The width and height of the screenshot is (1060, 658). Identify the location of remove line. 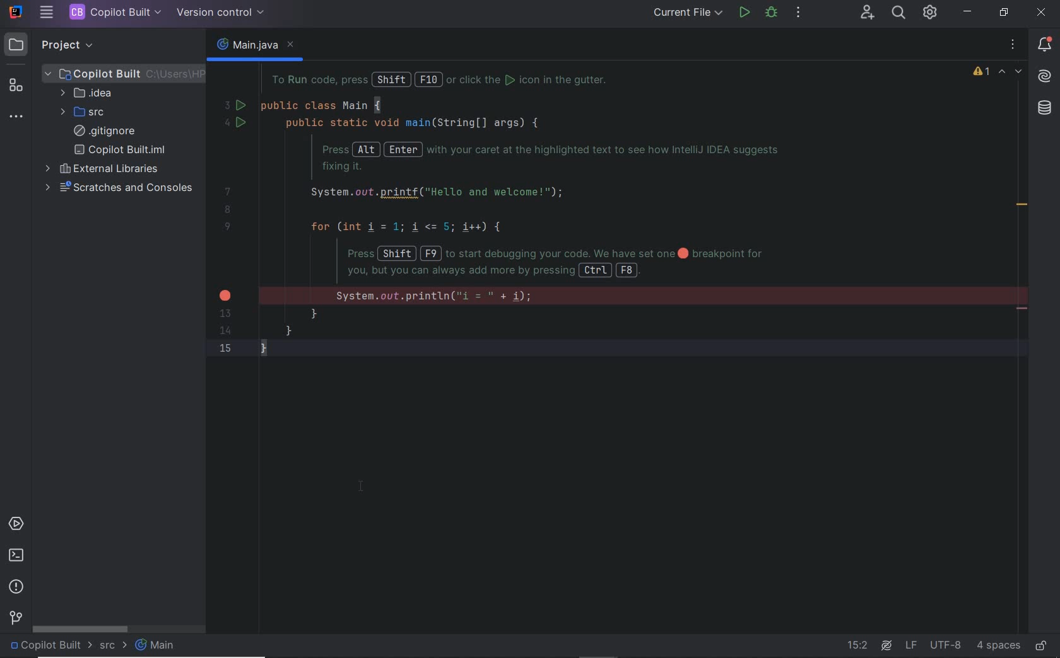
(1023, 308).